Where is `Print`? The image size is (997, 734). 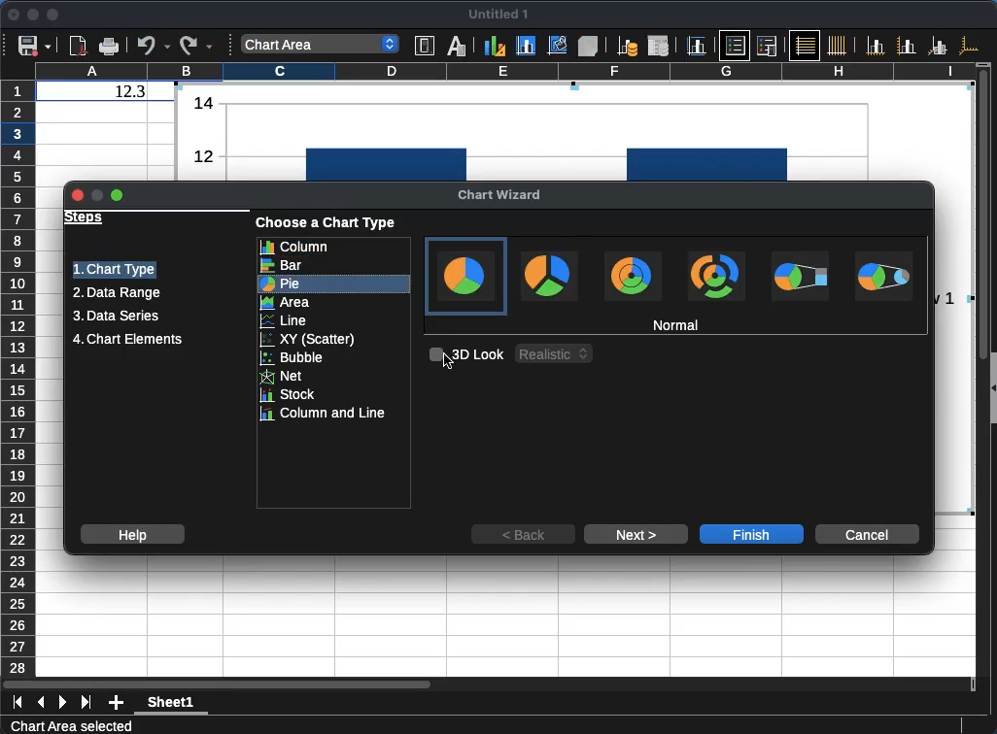 Print is located at coordinates (109, 47).